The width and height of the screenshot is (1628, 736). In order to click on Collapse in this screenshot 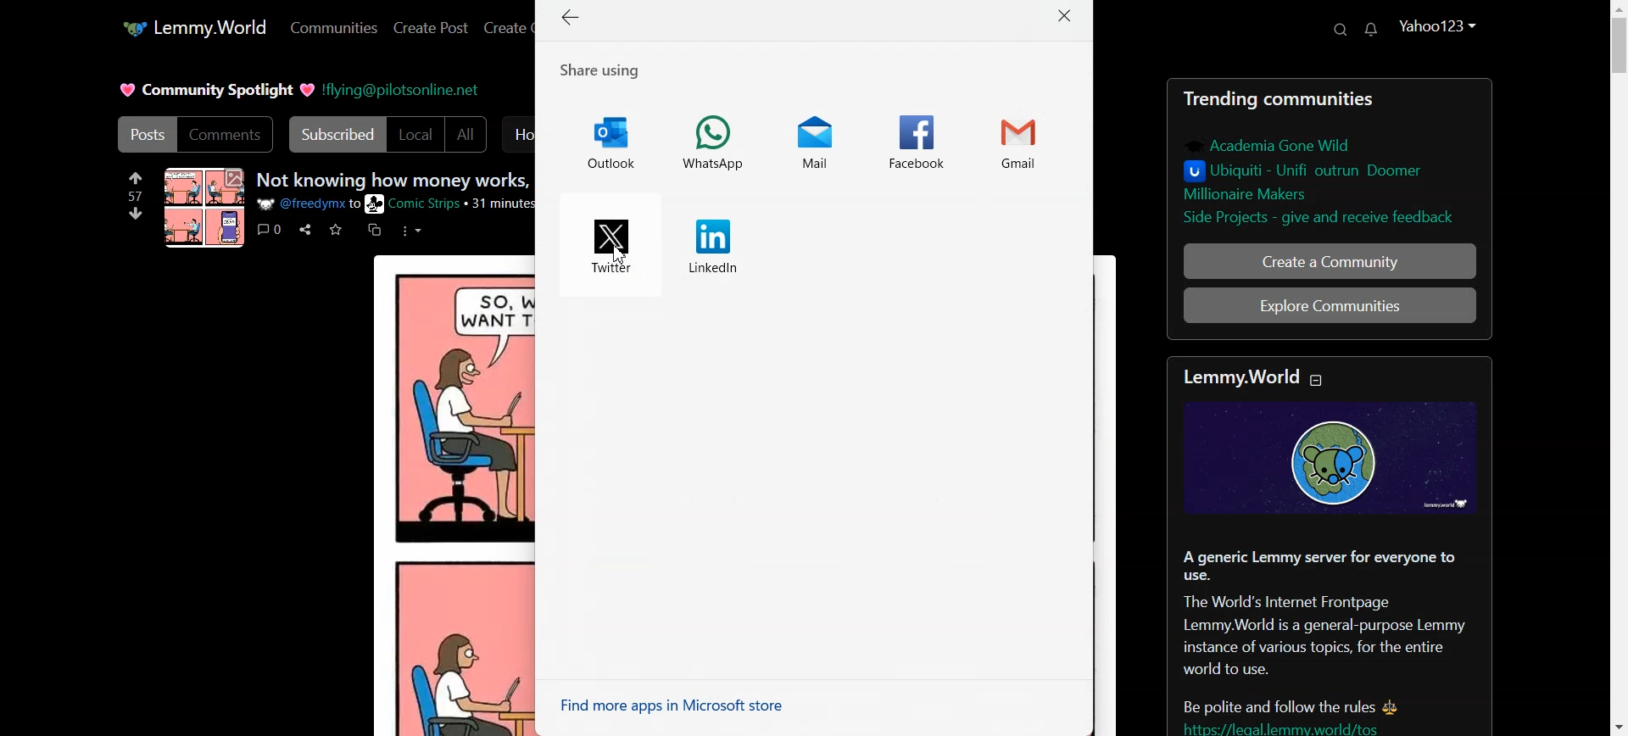, I will do `click(1319, 381)`.